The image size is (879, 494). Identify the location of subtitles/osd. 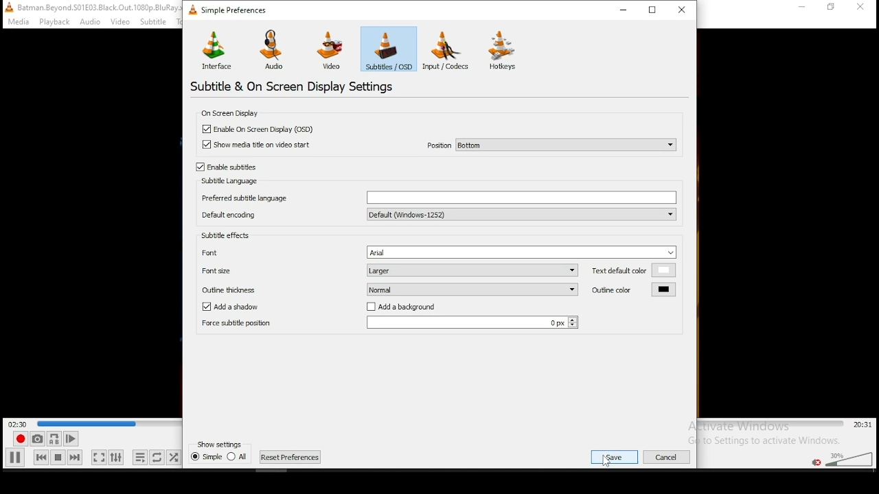
(389, 49).